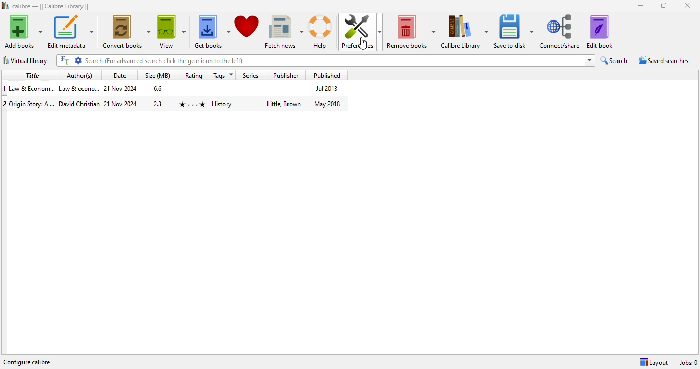  Describe the element at coordinates (25, 60) in the screenshot. I see `virtual library` at that location.